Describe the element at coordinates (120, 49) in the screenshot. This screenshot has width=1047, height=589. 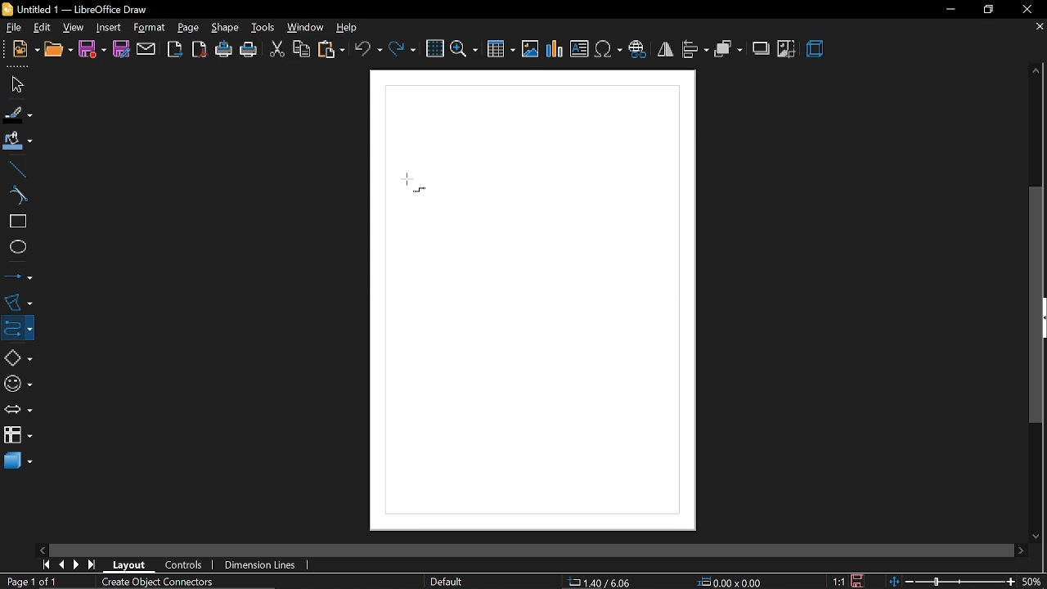
I see `save as` at that location.